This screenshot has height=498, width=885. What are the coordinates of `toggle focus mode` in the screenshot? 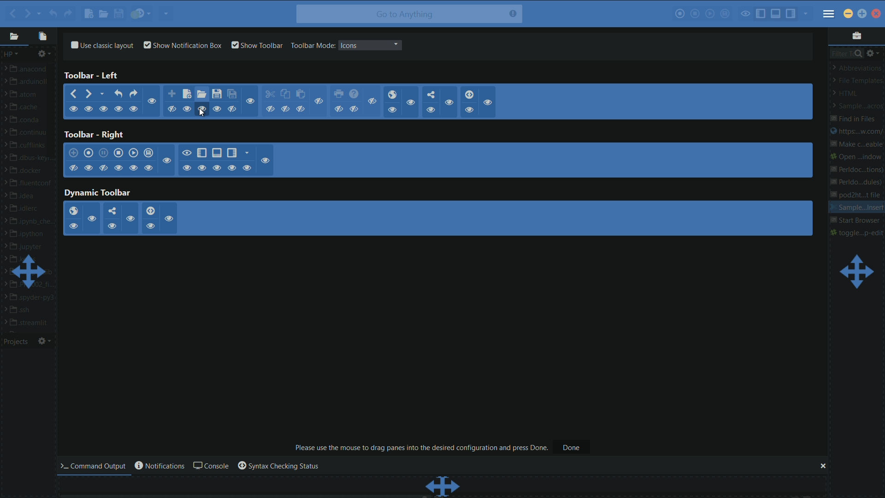 It's located at (746, 13).